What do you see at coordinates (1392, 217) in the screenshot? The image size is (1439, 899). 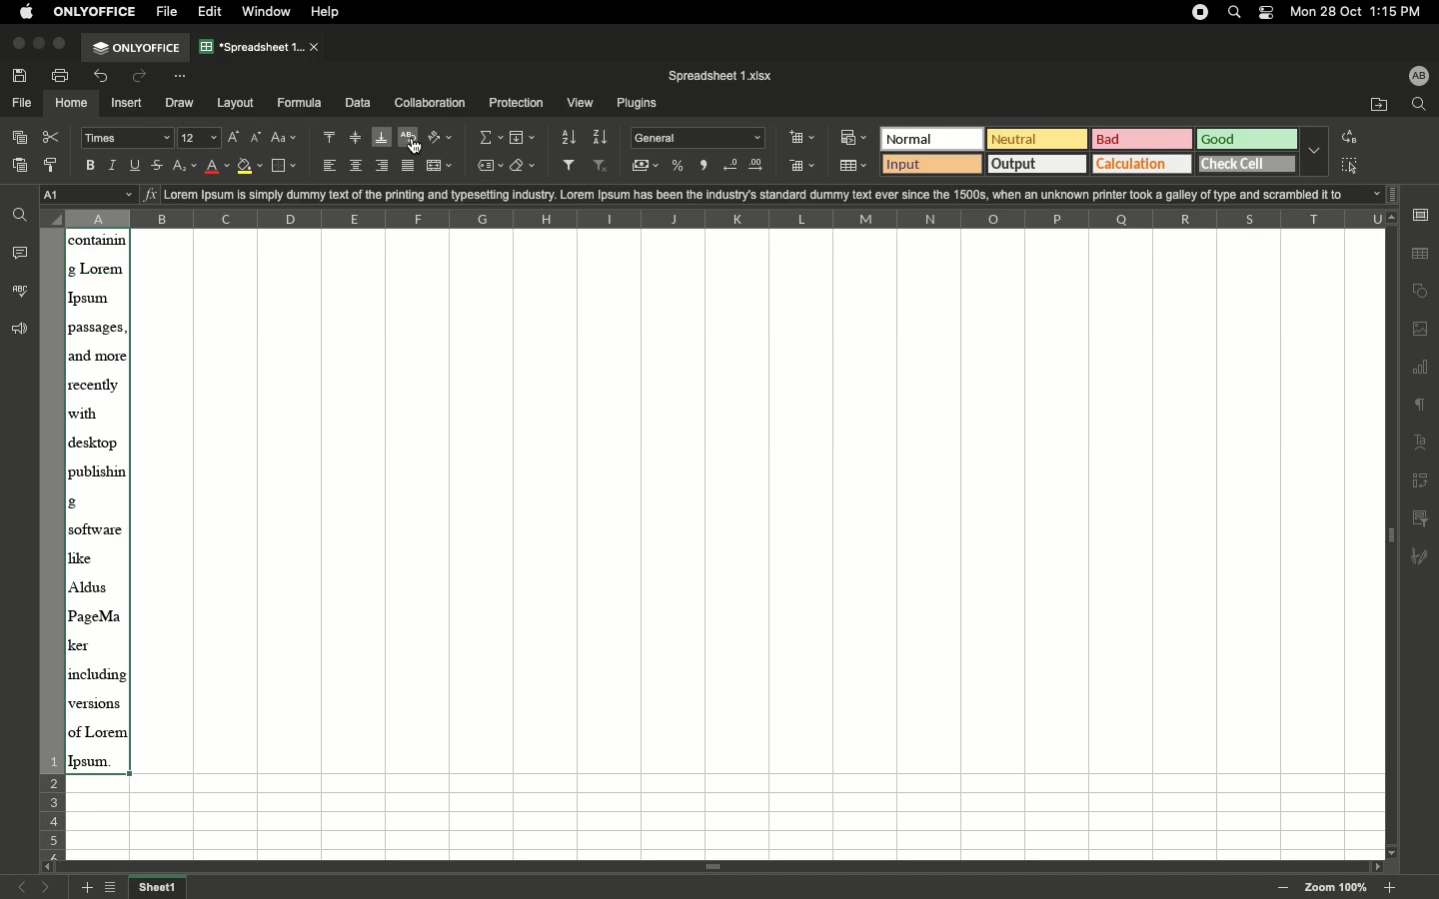 I see `move up` at bounding box center [1392, 217].